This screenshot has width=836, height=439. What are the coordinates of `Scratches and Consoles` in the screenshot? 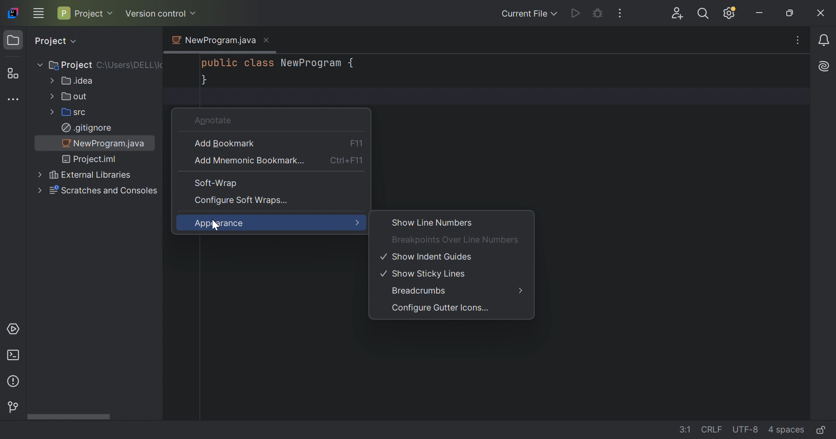 It's located at (105, 191).